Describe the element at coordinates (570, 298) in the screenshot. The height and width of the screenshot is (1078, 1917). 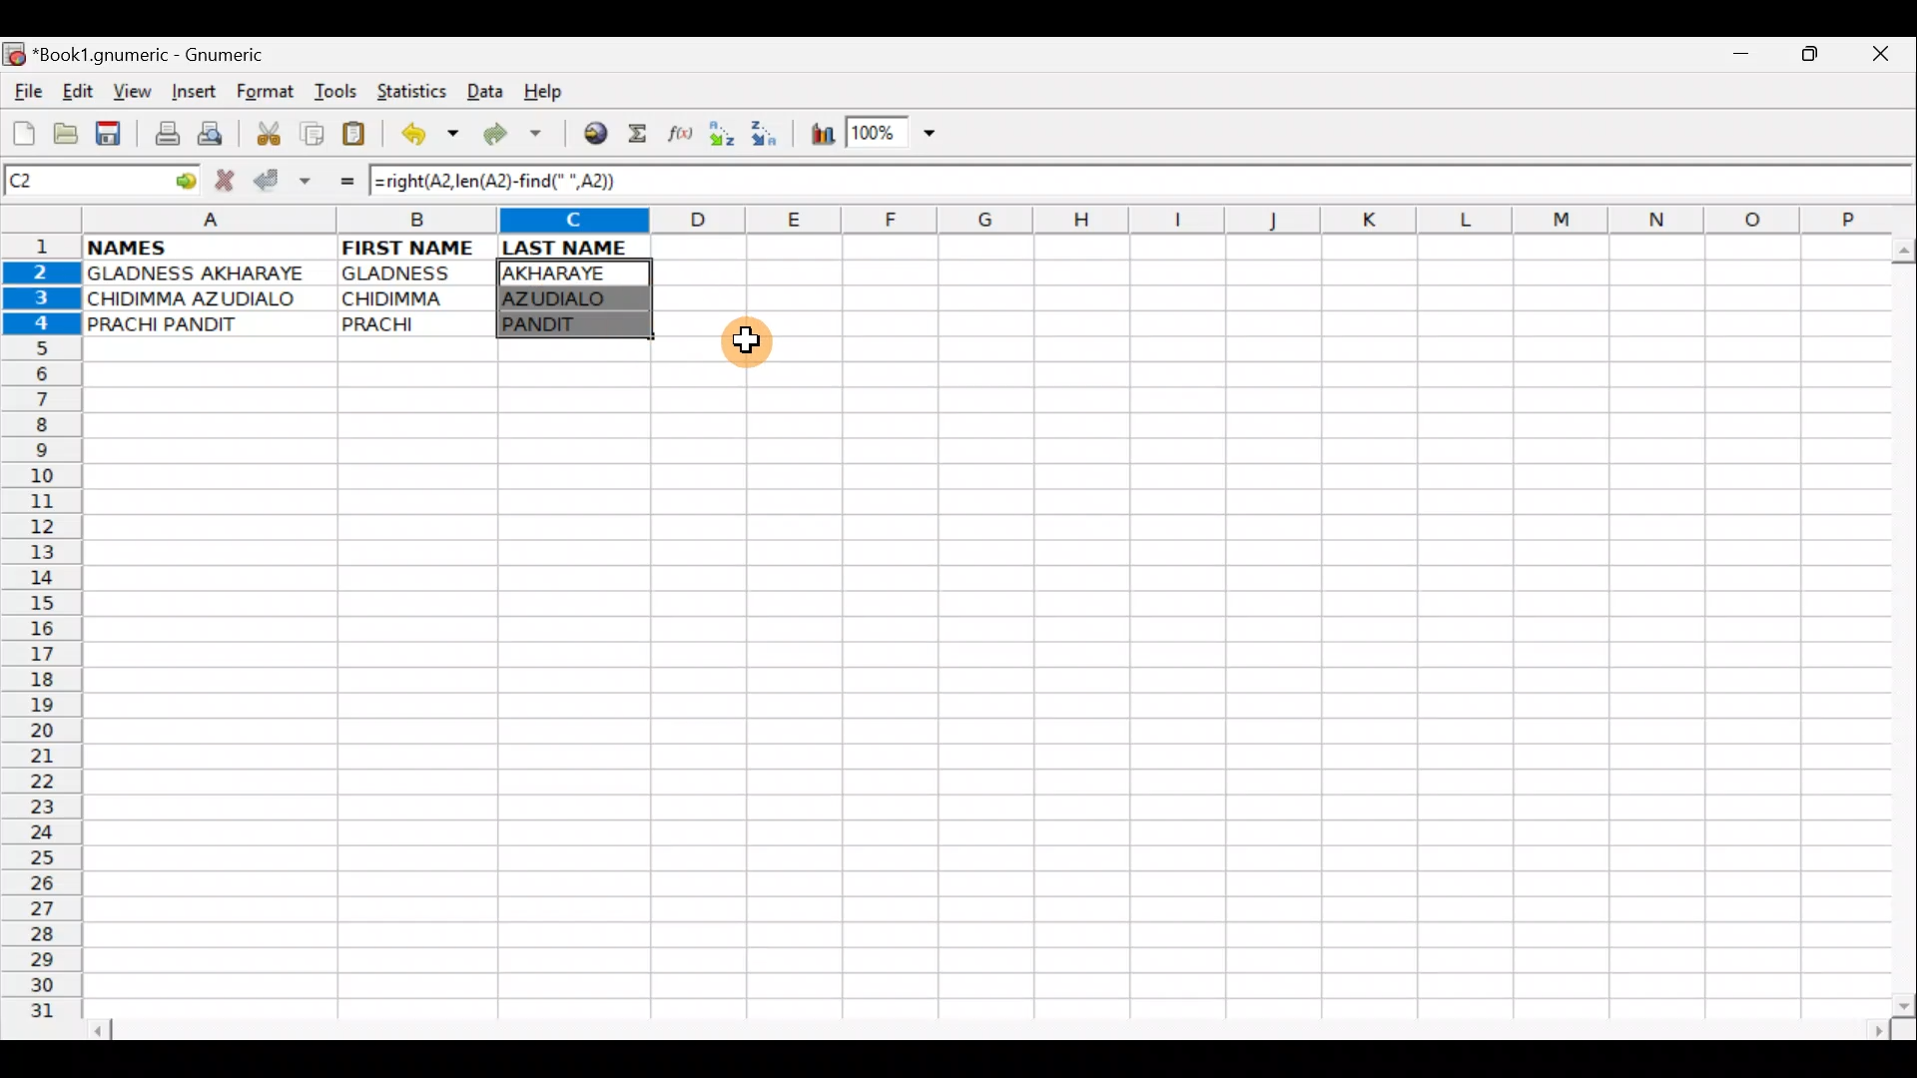
I see `AZUDIALO` at that location.